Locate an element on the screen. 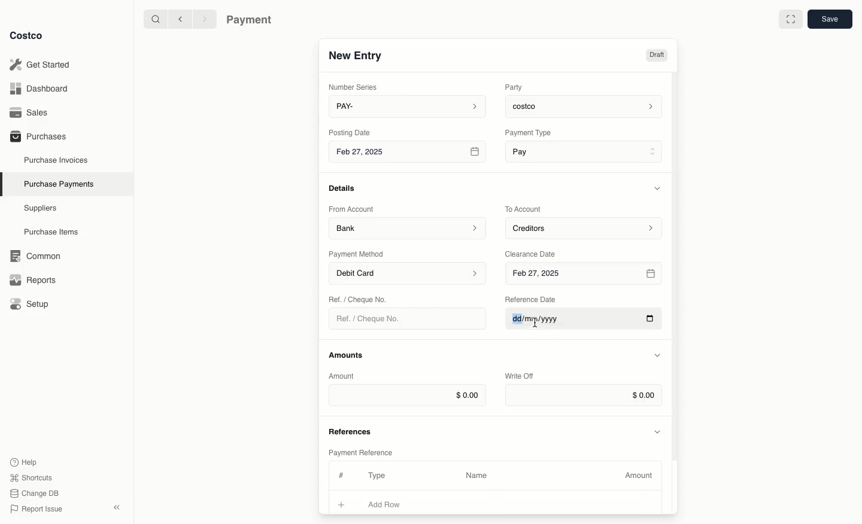 This screenshot has height=524, width=862. Details is located at coordinates (345, 188).